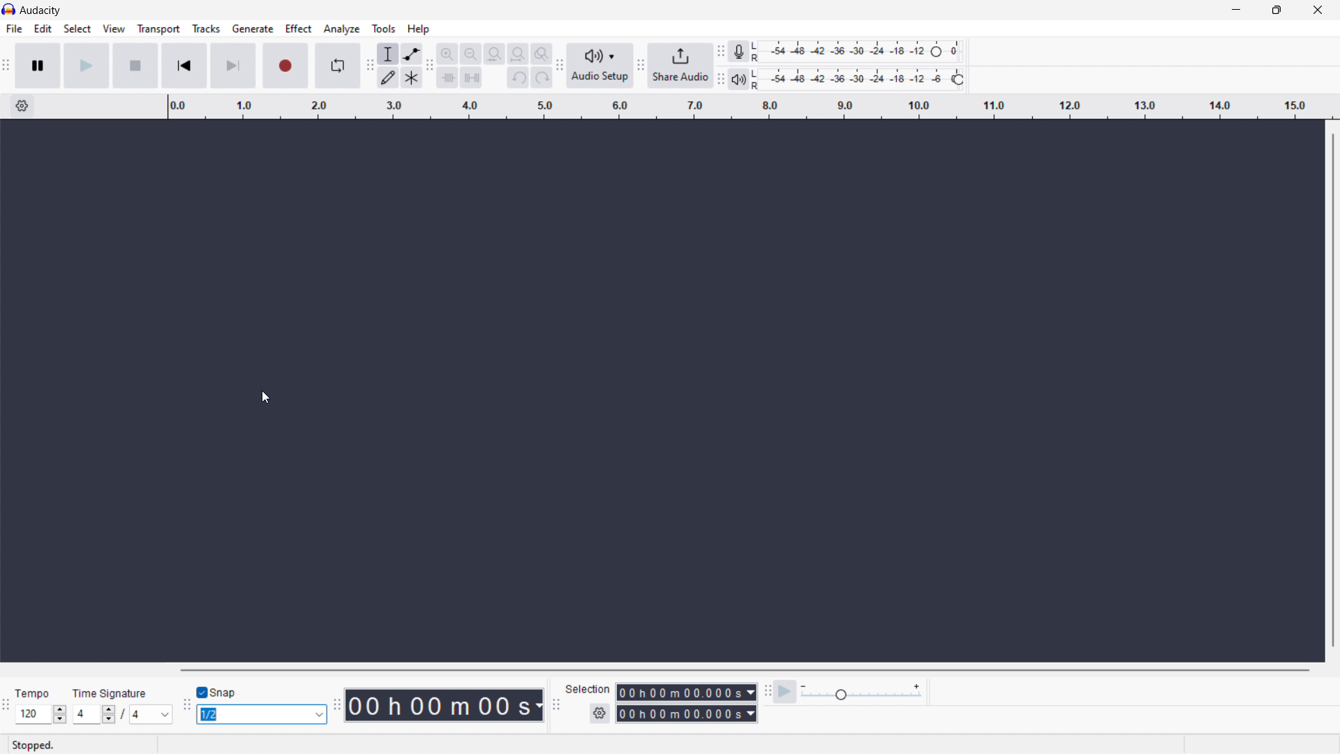 The width and height of the screenshot is (1340, 754). What do you see at coordinates (470, 78) in the screenshot?
I see `silence audio selection` at bounding box center [470, 78].